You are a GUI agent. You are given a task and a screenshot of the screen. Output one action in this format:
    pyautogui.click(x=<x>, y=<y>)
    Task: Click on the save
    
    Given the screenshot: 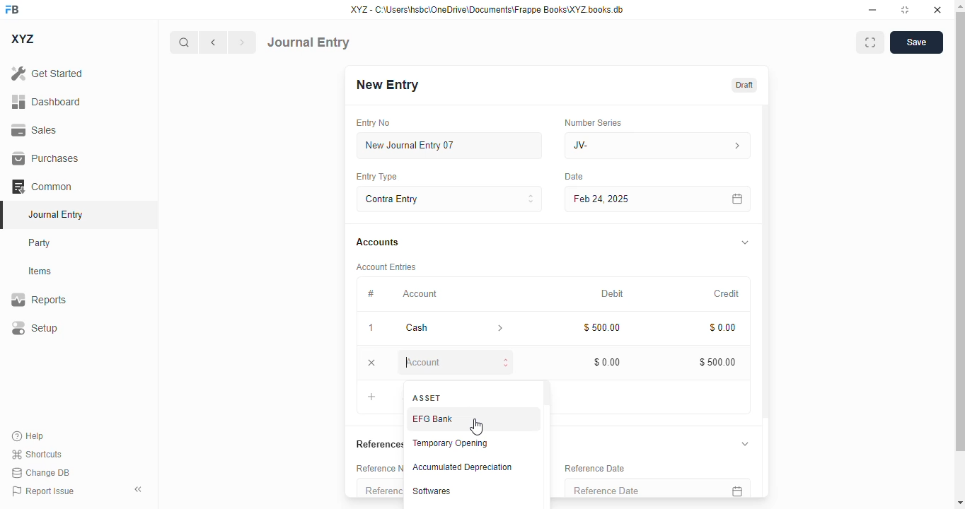 What is the action you would take?
    pyautogui.click(x=916, y=42)
    